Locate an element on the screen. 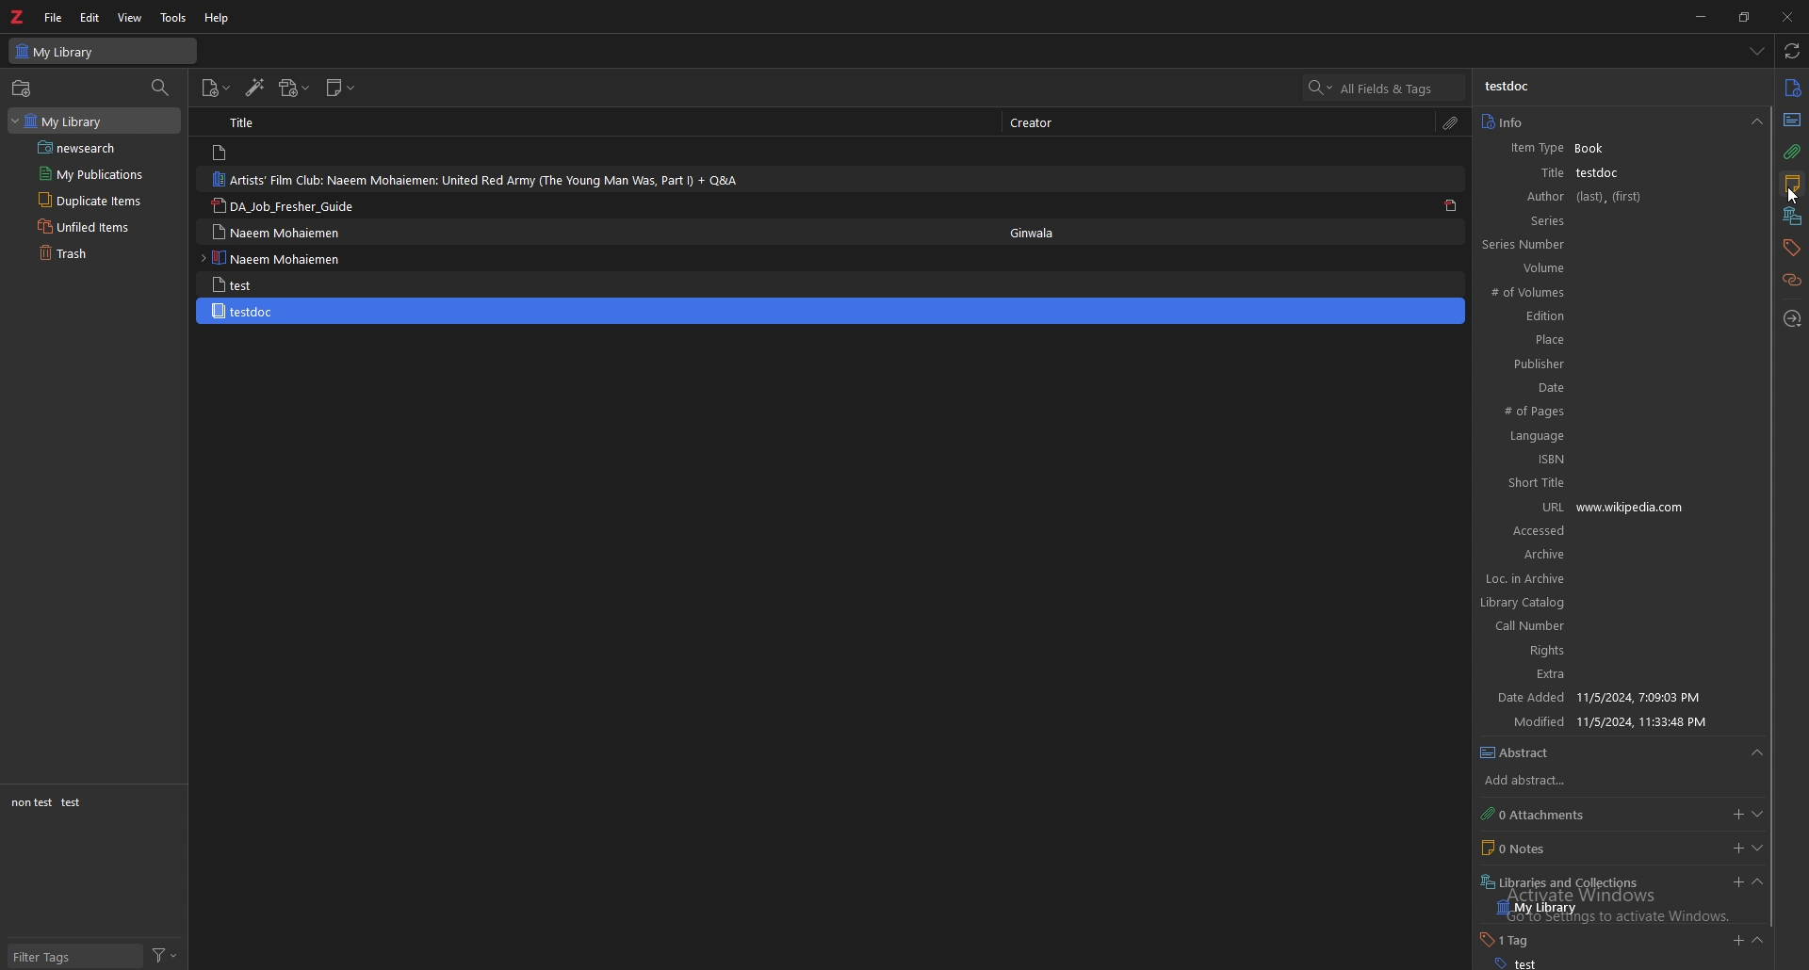  minimize is located at coordinates (1698, 16).